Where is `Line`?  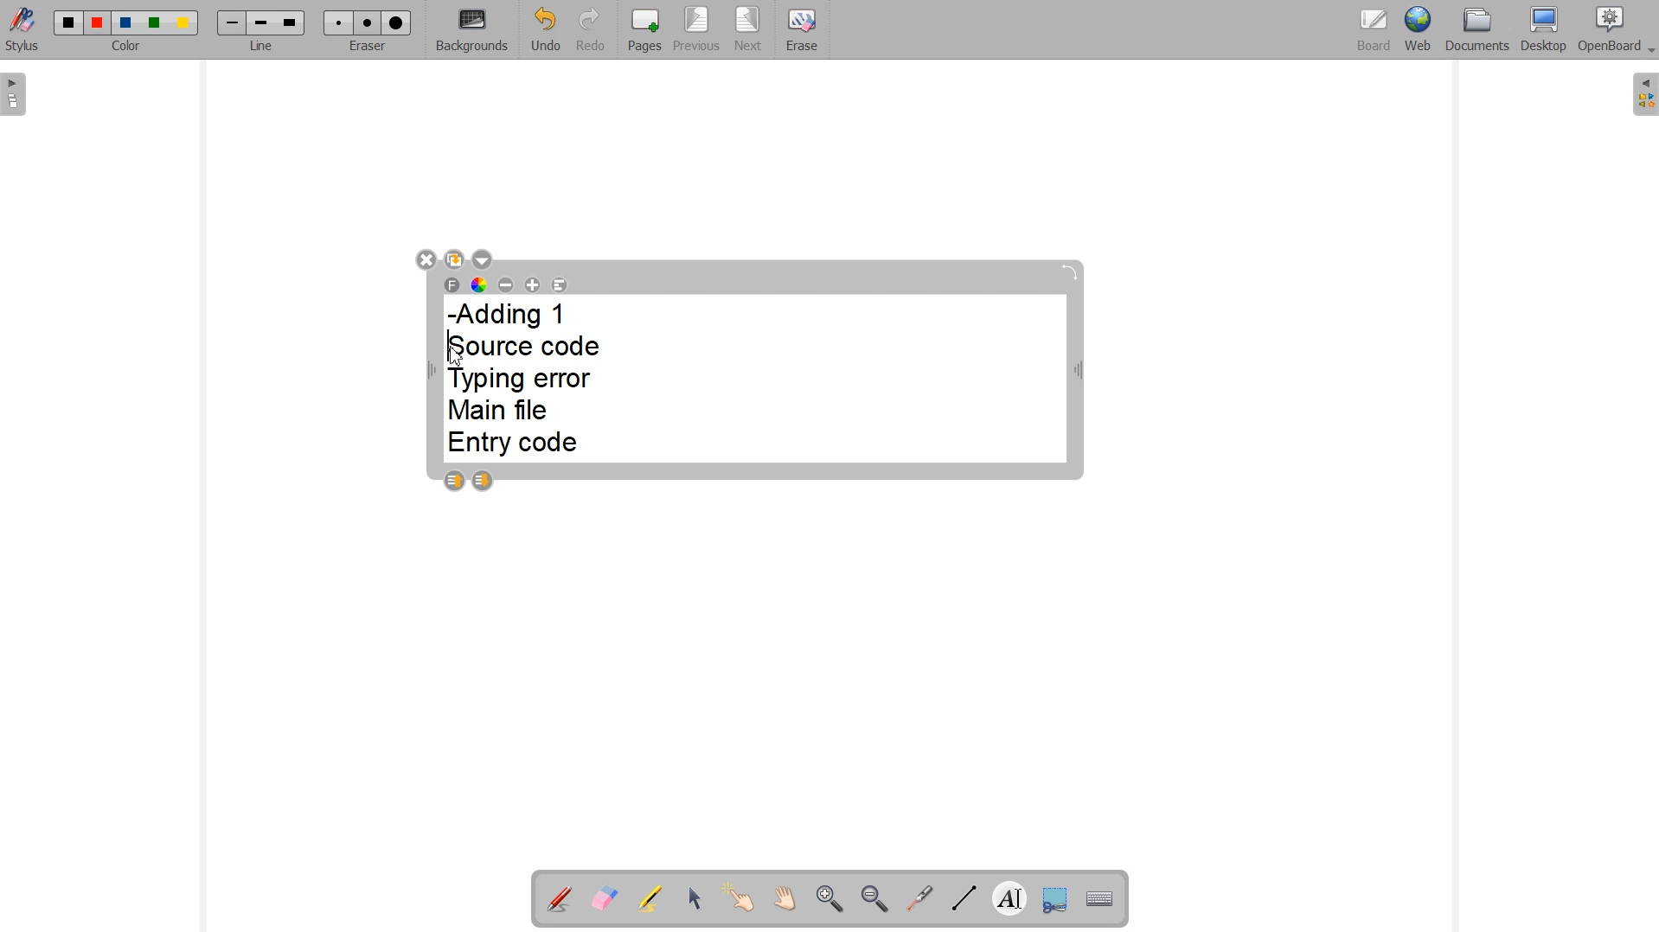 Line is located at coordinates (262, 47).